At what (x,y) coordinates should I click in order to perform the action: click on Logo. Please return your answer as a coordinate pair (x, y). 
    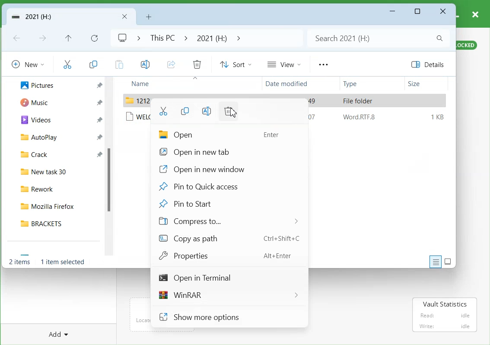
    Looking at the image, I should click on (122, 38).